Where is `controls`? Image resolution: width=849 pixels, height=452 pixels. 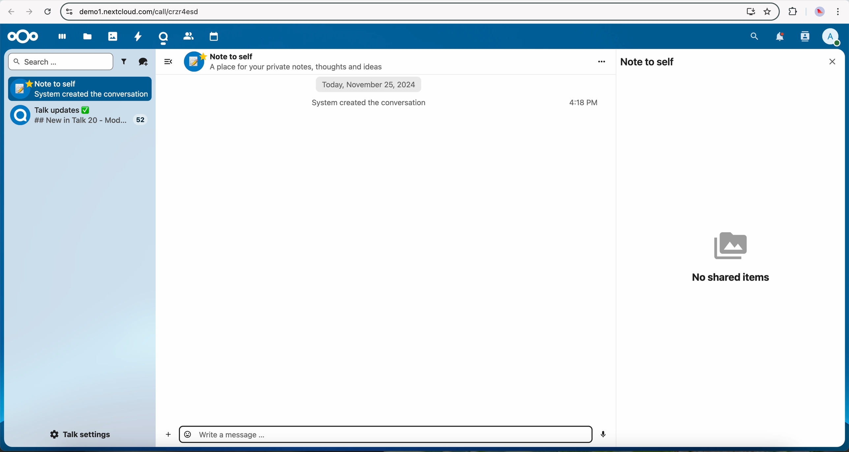 controls is located at coordinates (68, 11).